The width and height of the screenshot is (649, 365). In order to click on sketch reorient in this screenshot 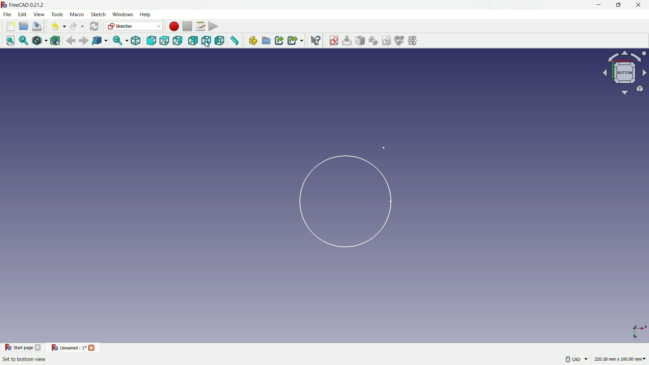, I will do `click(374, 41)`.